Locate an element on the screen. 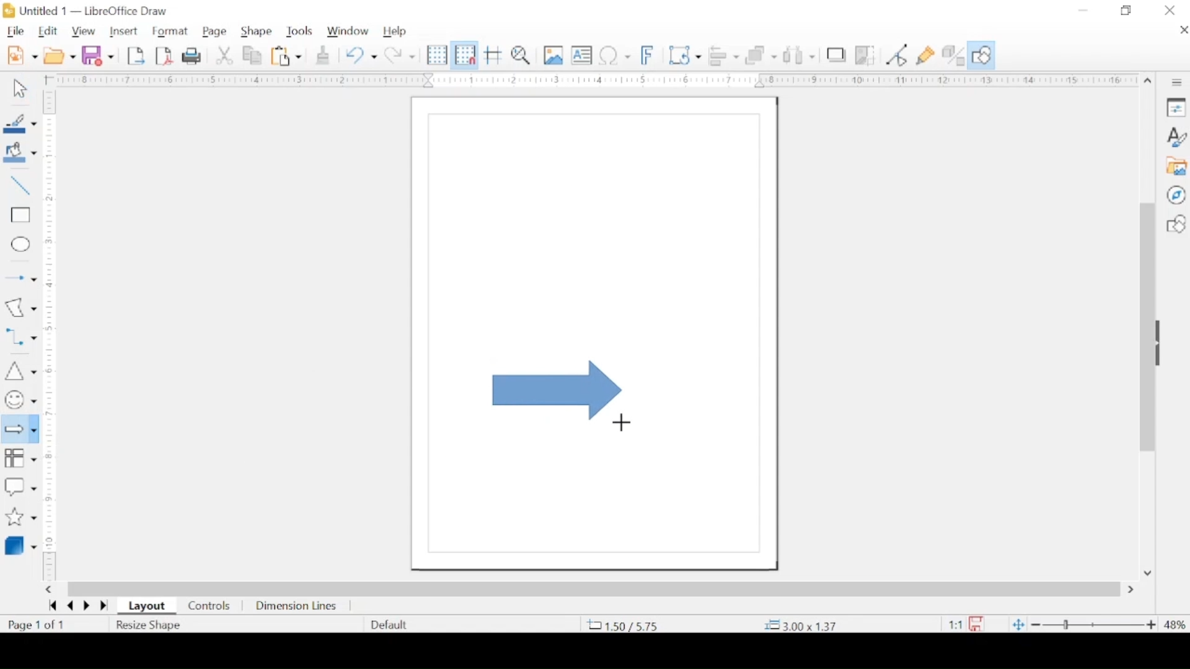 The image size is (1190, 669). stars and banners is located at coordinates (20, 518).